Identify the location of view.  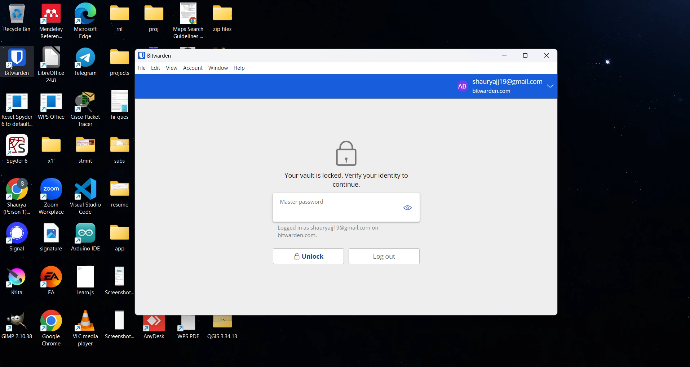
(408, 208).